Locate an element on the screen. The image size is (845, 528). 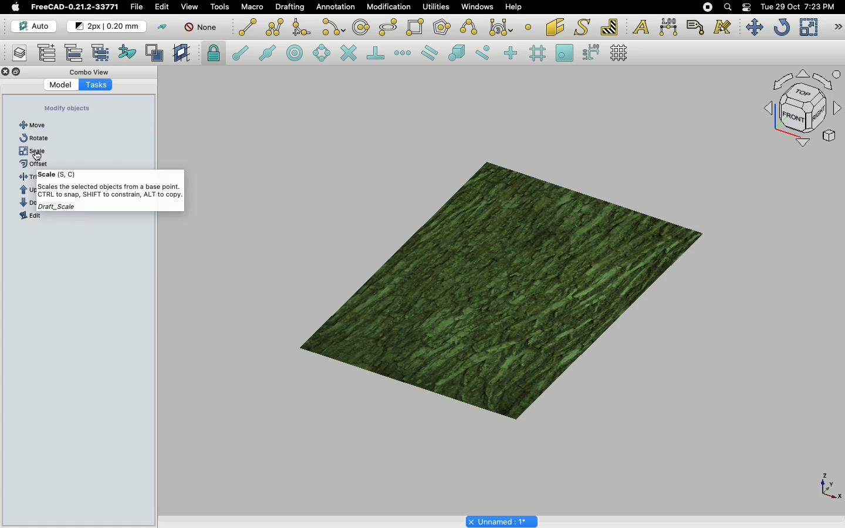
Manage layers is located at coordinates (15, 53).